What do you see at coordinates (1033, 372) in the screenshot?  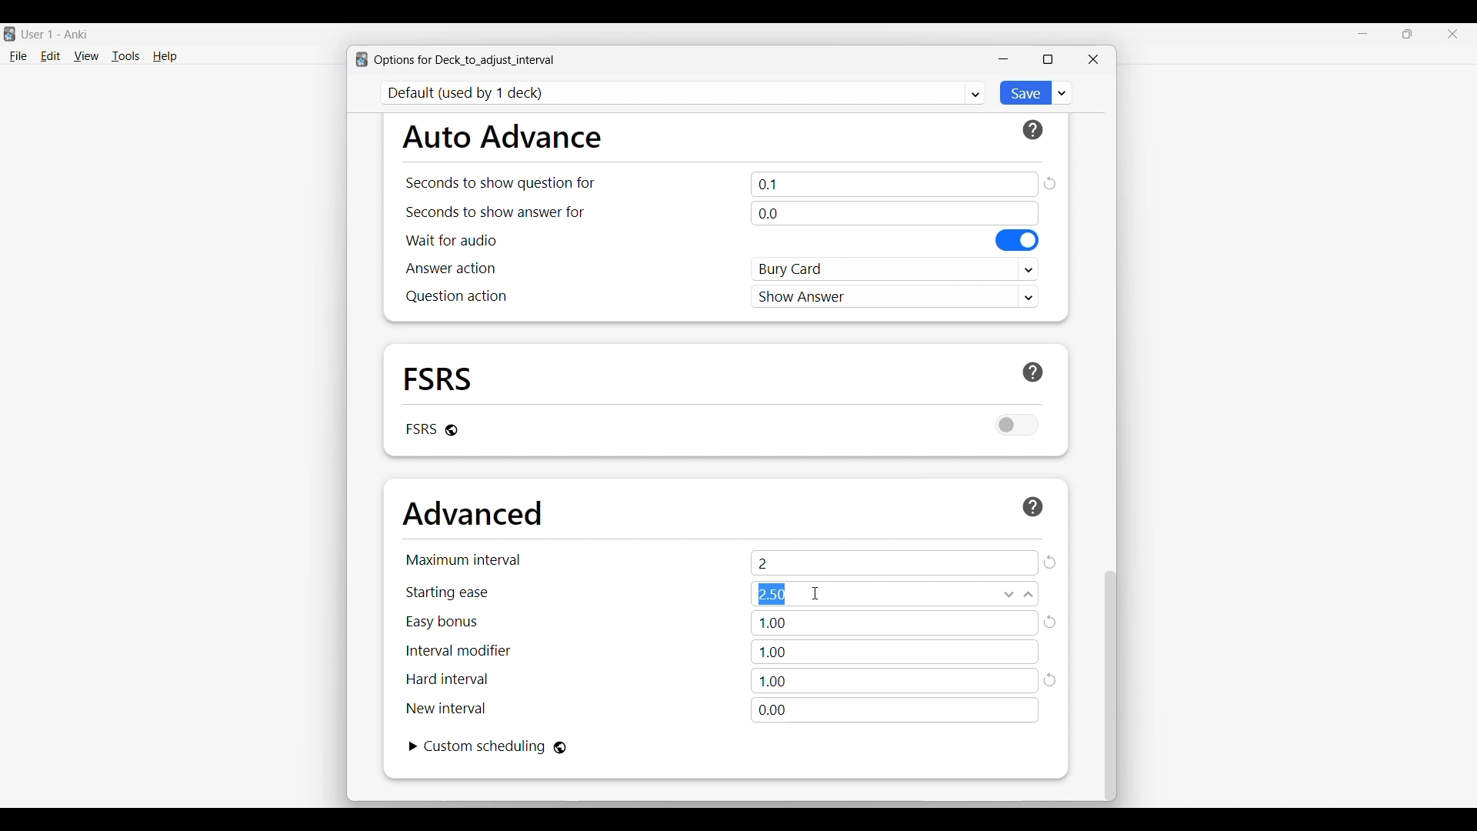 I see `Learn more about FSRS` at bounding box center [1033, 372].